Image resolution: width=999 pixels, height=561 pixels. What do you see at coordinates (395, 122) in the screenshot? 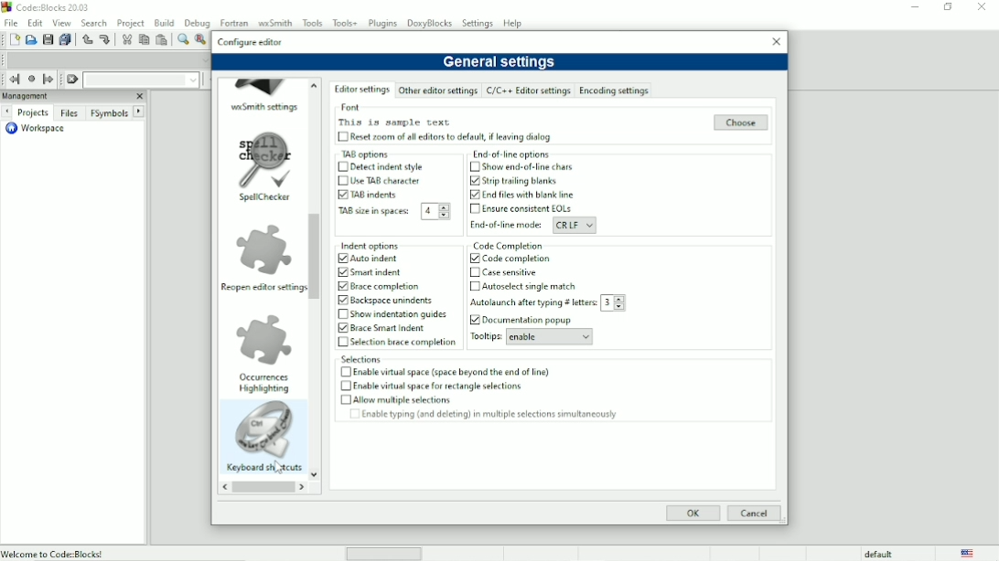
I see `This is sample text` at bounding box center [395, 122].